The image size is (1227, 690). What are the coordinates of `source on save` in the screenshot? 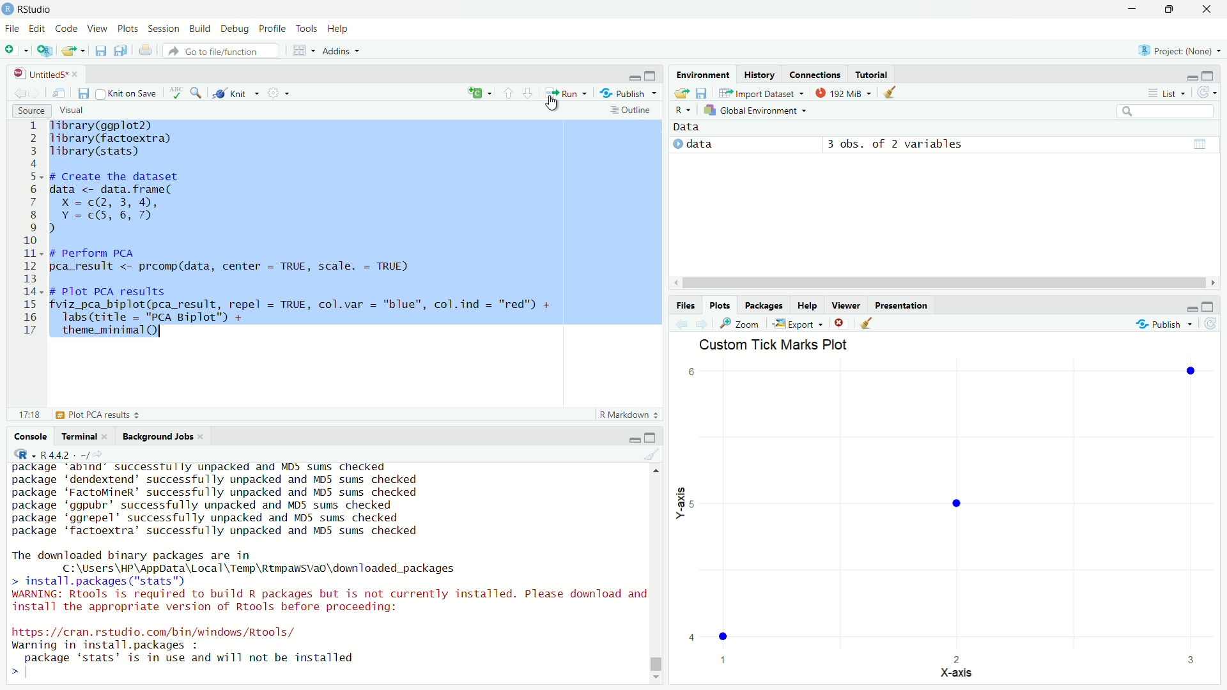 It's located at (128, 95).